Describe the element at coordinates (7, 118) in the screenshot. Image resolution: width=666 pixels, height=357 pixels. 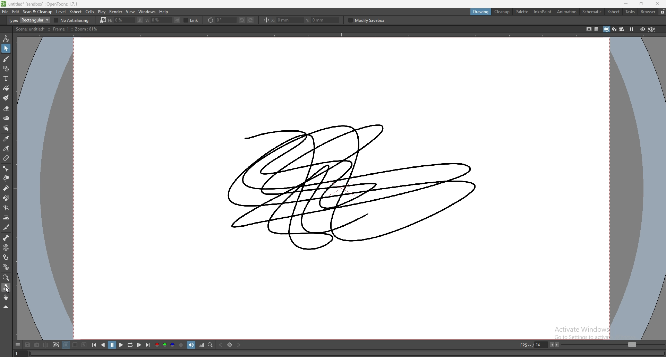
I see `tape` at that location.